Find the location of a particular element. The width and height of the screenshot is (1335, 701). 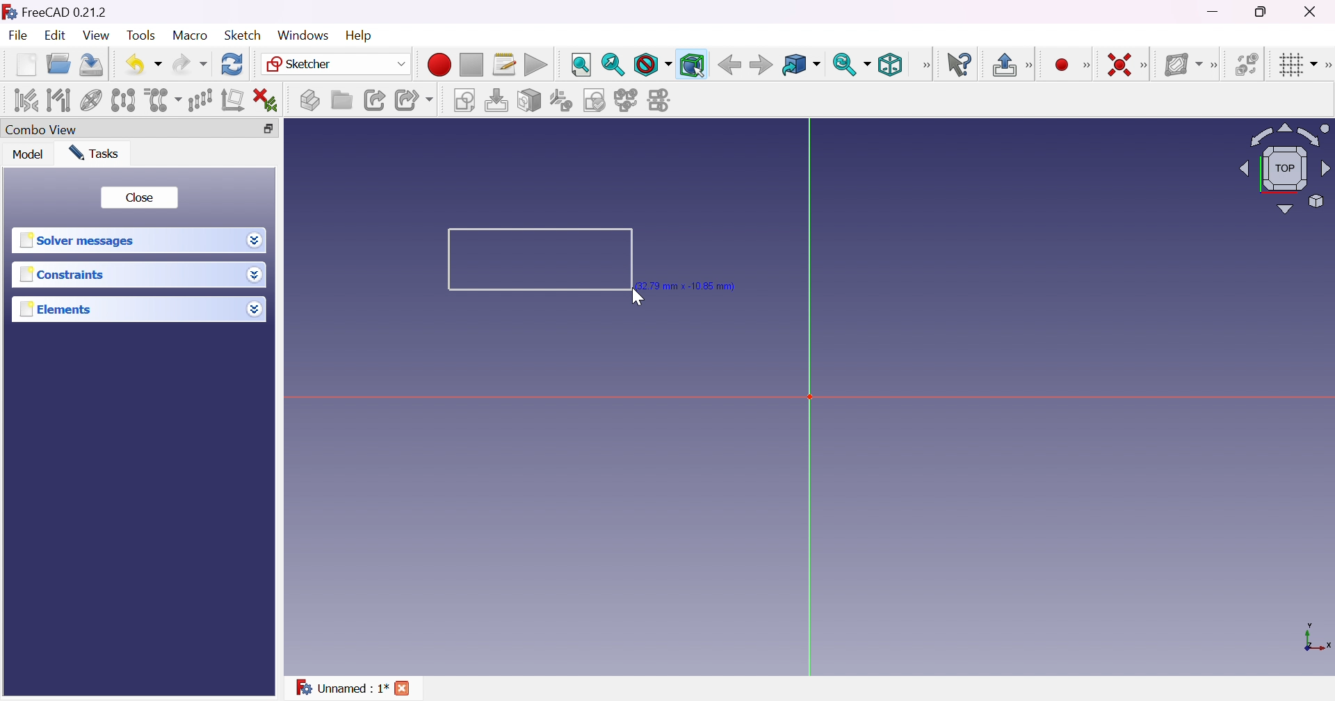

Forward is located at coordinates (761, 65).